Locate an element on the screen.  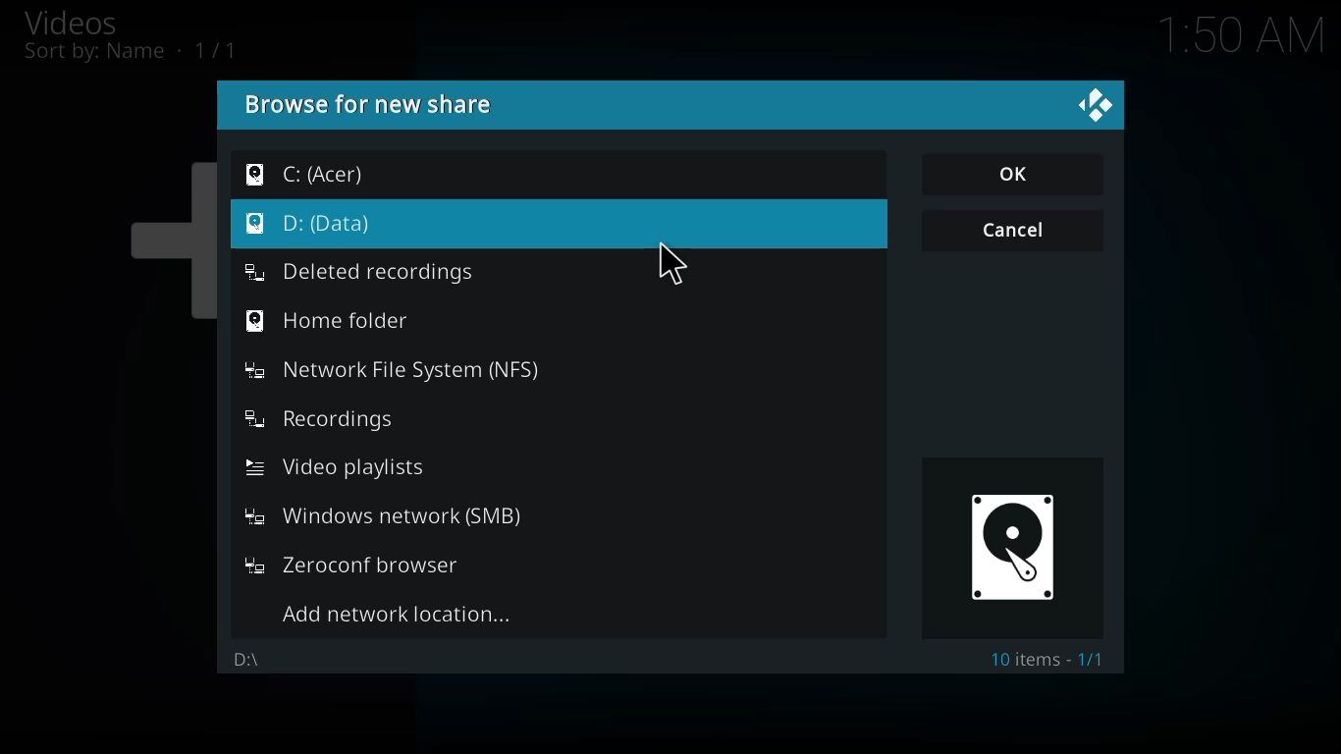
videos is located at coordinates (70, 21).